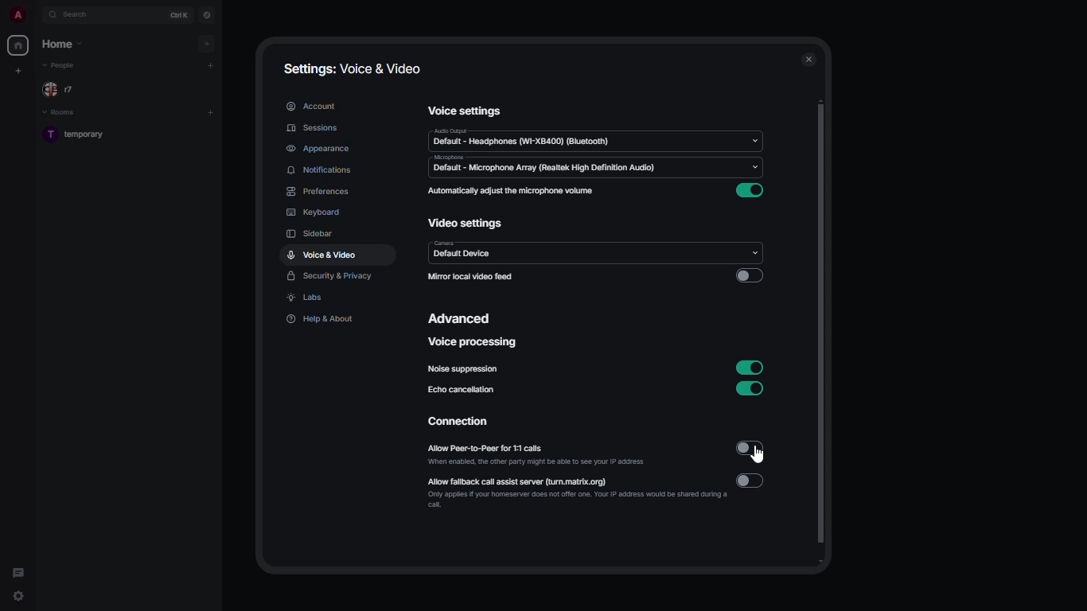 The width and height of the screenshot is (1087, 611). What do you see at coordinates (827, 332) in the screenshot?
I see `scroll bar` at bounding box center [827, 332].